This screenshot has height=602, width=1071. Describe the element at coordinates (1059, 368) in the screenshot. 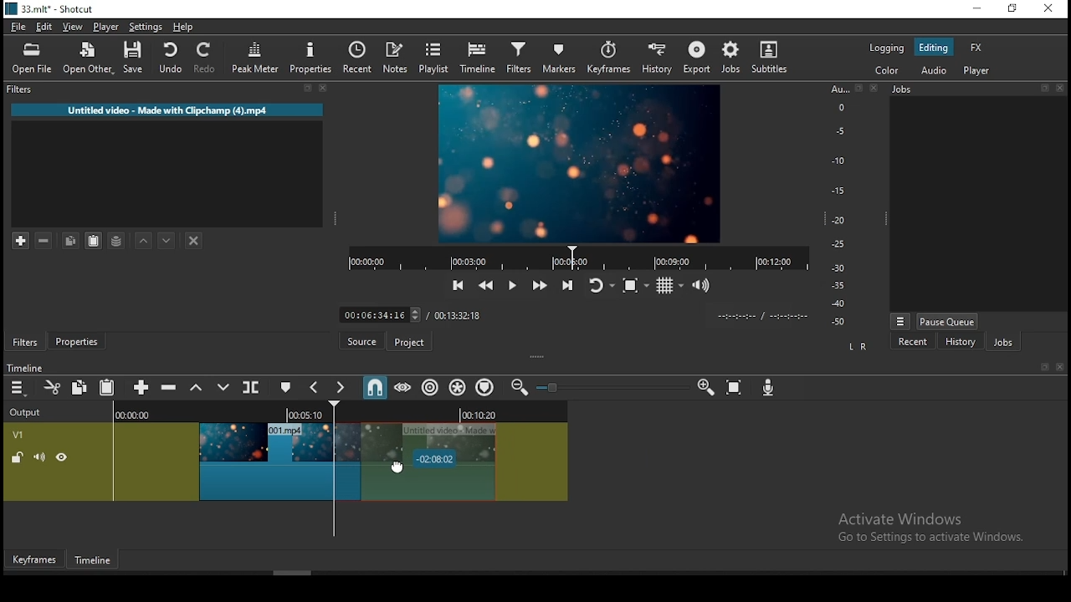

I see `` at that location.